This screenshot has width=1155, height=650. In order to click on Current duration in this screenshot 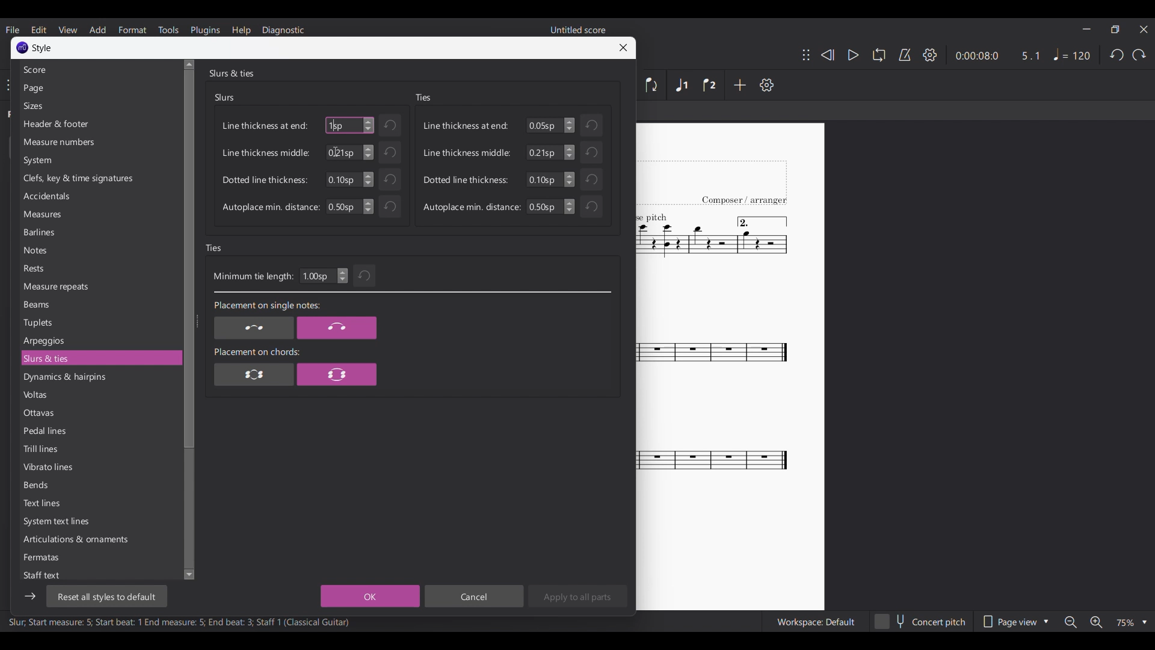, I will do `click(975, 55)`.